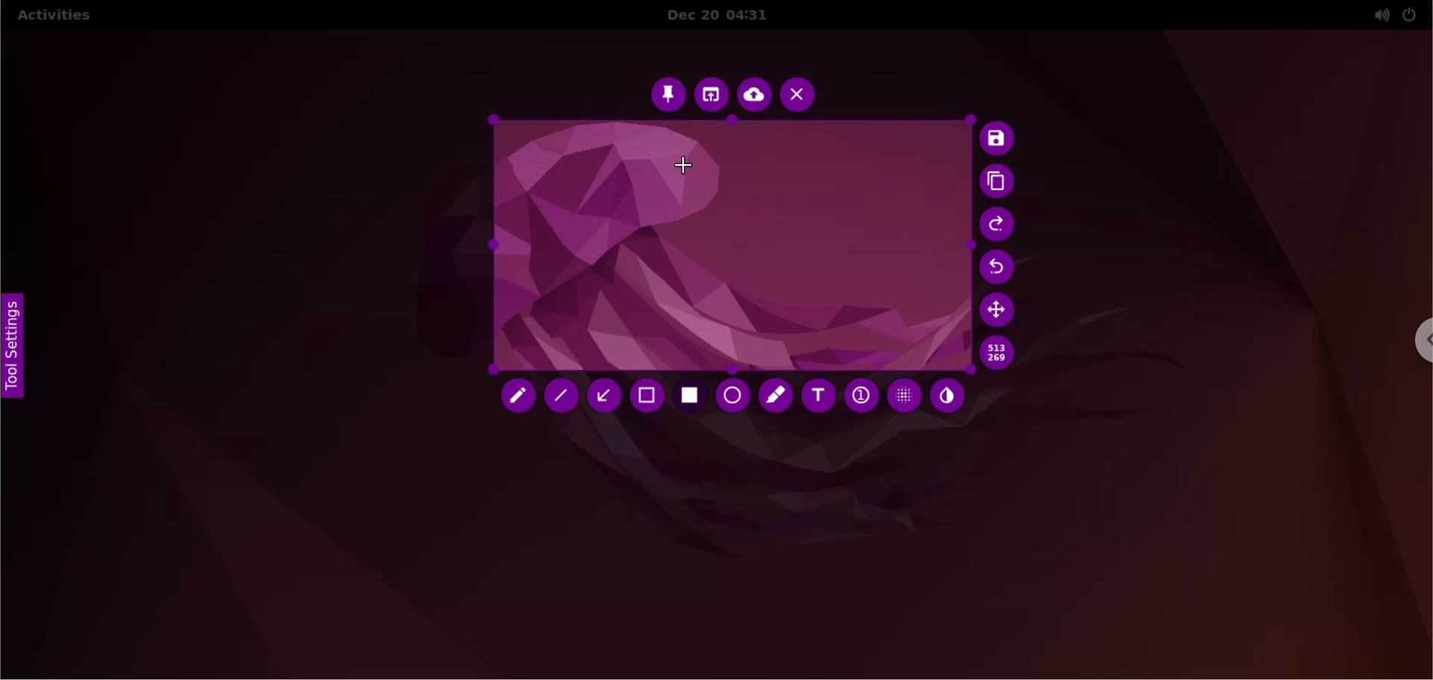 Image resolution: width=1433 pixels, height=680 pixels. I want to click on add text, so click(820, 399).